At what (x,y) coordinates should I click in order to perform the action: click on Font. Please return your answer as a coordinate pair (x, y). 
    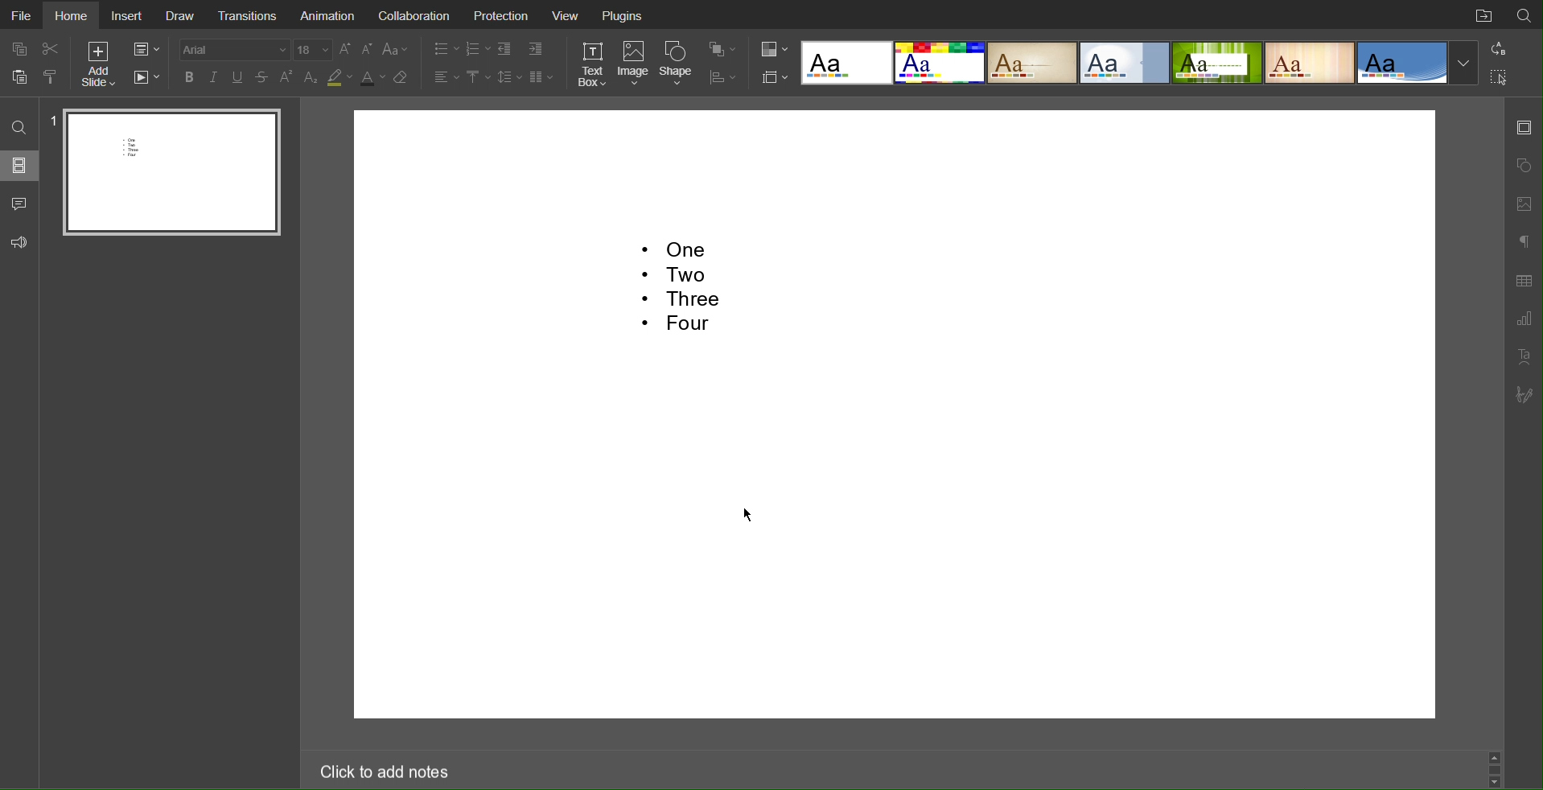
    Looking at the image, I should click on (236, 50).